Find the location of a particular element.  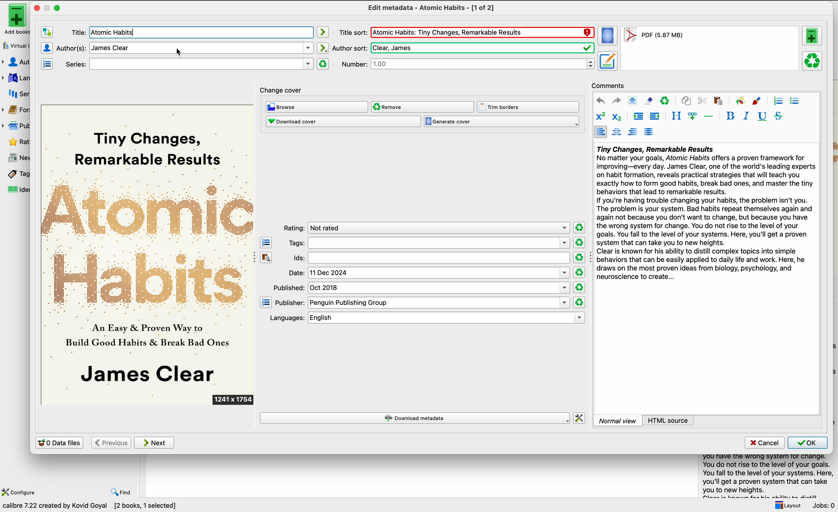

decrease indentation is located at coordinates (655, 117).